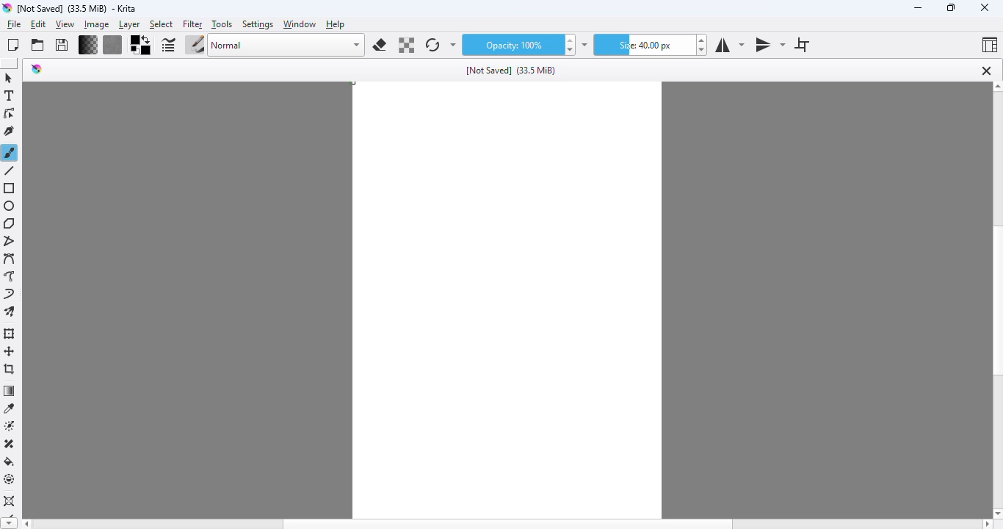 The height and width of the screenshot is (529, 1003). I want to click on save, so click(62, 45).